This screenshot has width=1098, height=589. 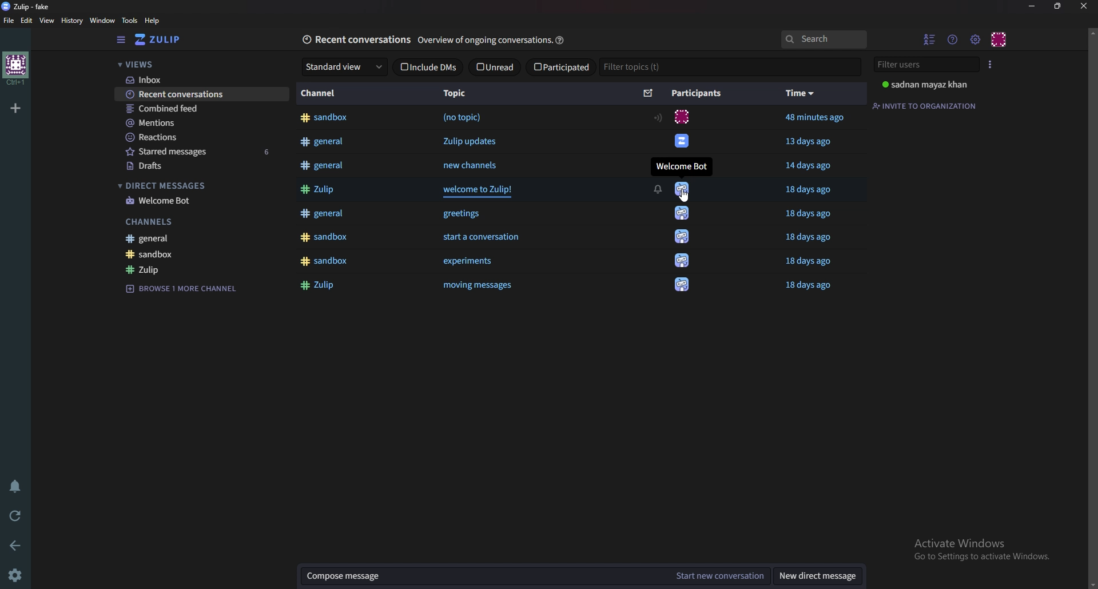 I want to click on #sandbox, so click(x=329, y=118).